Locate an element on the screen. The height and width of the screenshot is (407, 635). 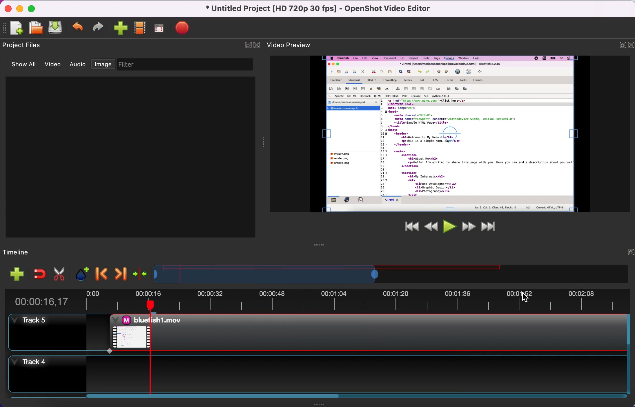
export video is located at coordinates (186, 27).